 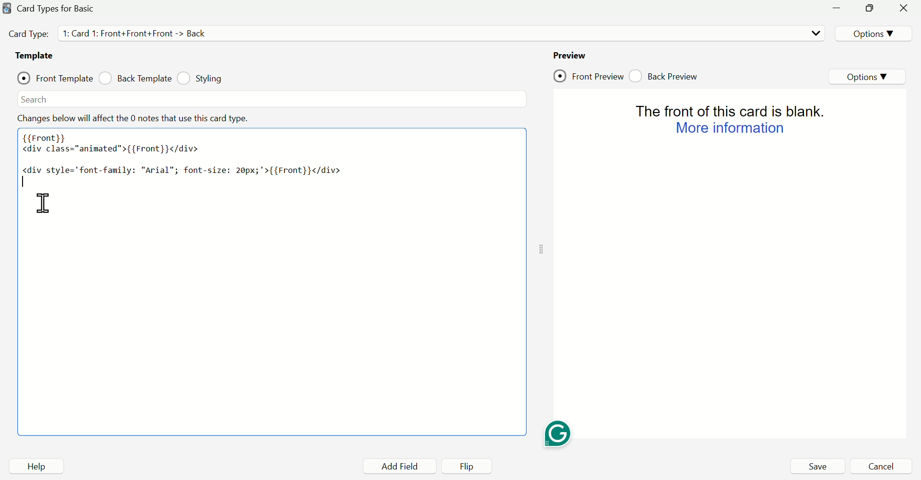 I want to click on Card Type, so click(x=29, y=34).